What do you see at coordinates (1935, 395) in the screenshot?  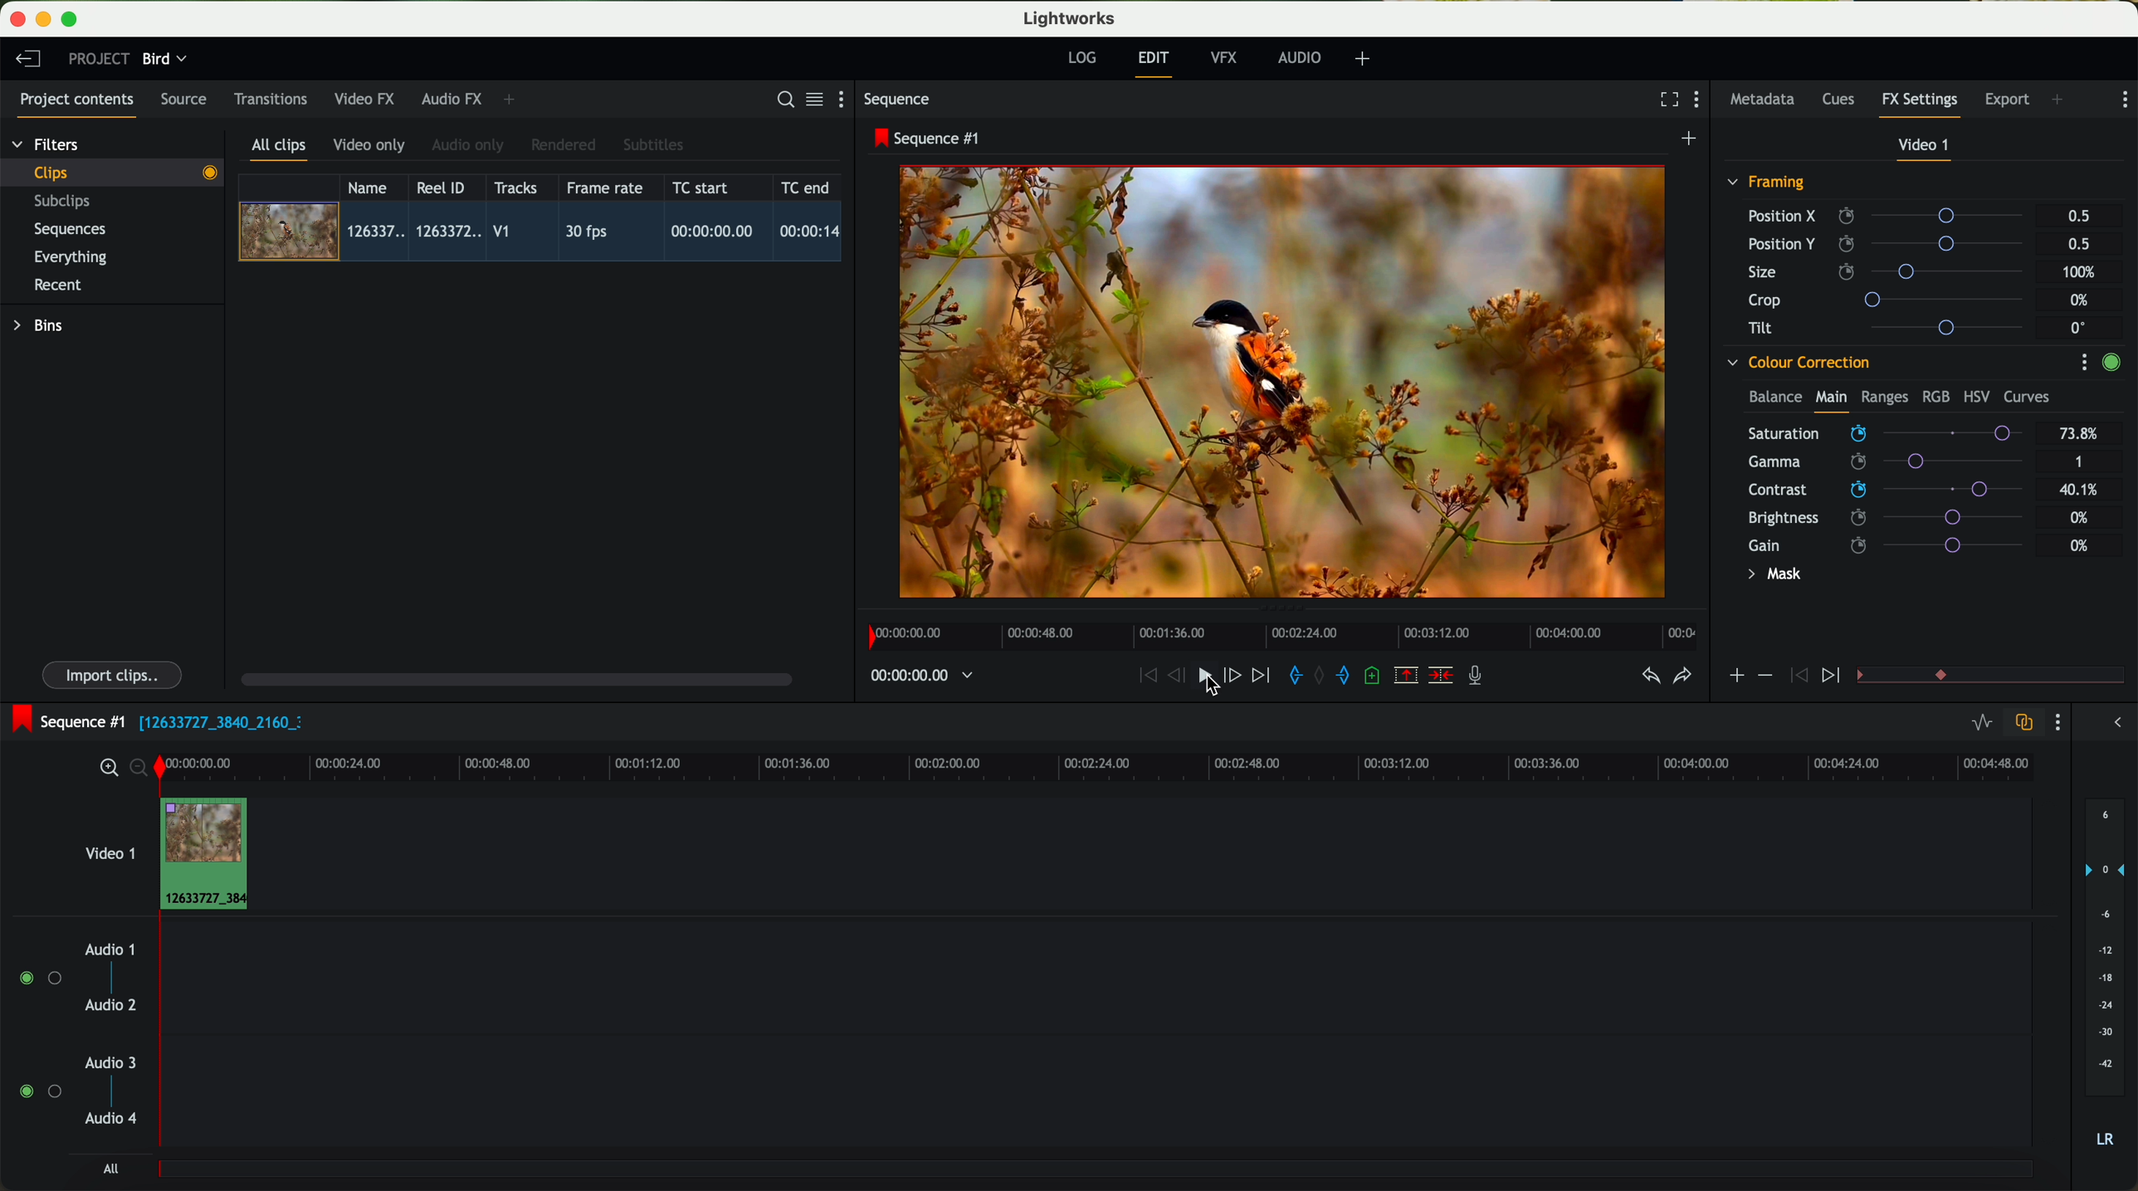 I see `RGB` at bounding box center [1935, 395].